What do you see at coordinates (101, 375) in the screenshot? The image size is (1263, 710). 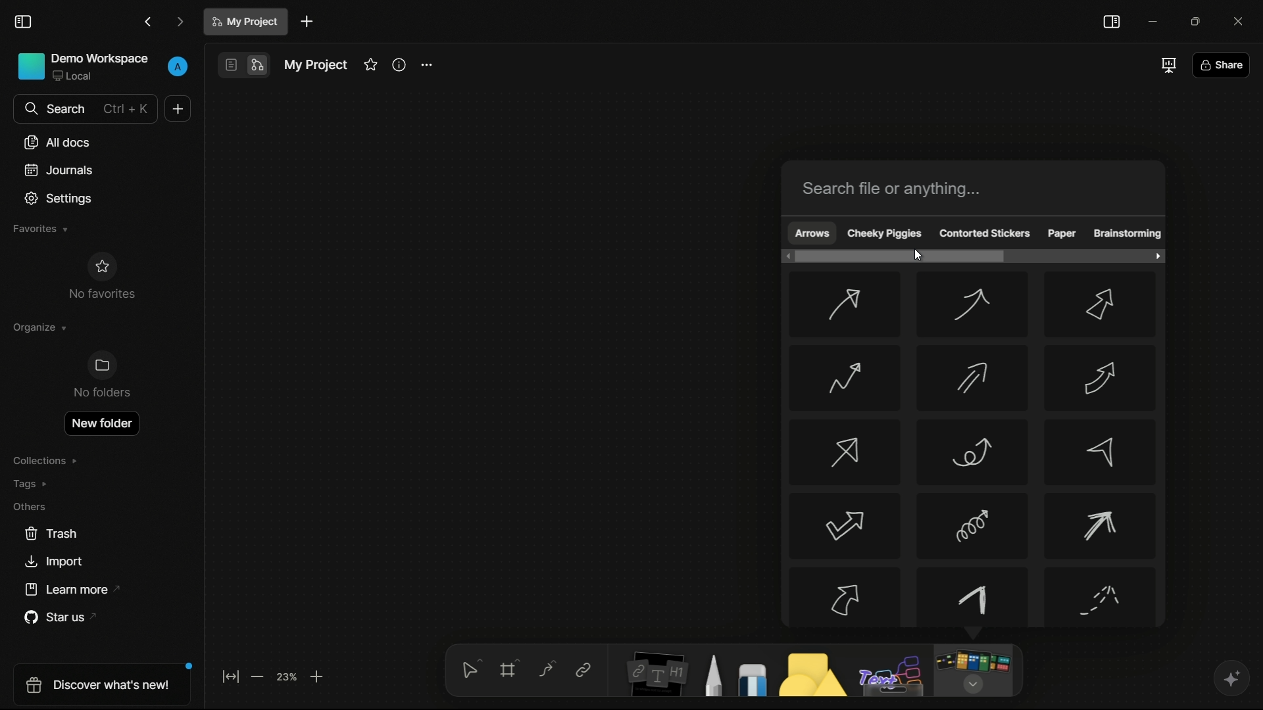 I see `no folders` at bounding box center [101, 375].